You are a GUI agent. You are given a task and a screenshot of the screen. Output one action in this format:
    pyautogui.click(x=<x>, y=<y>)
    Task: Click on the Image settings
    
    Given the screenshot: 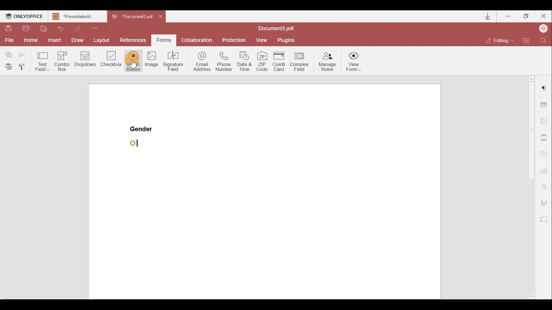 What is the action you would take?
    pyautogui.click(x=547, y=121)
    